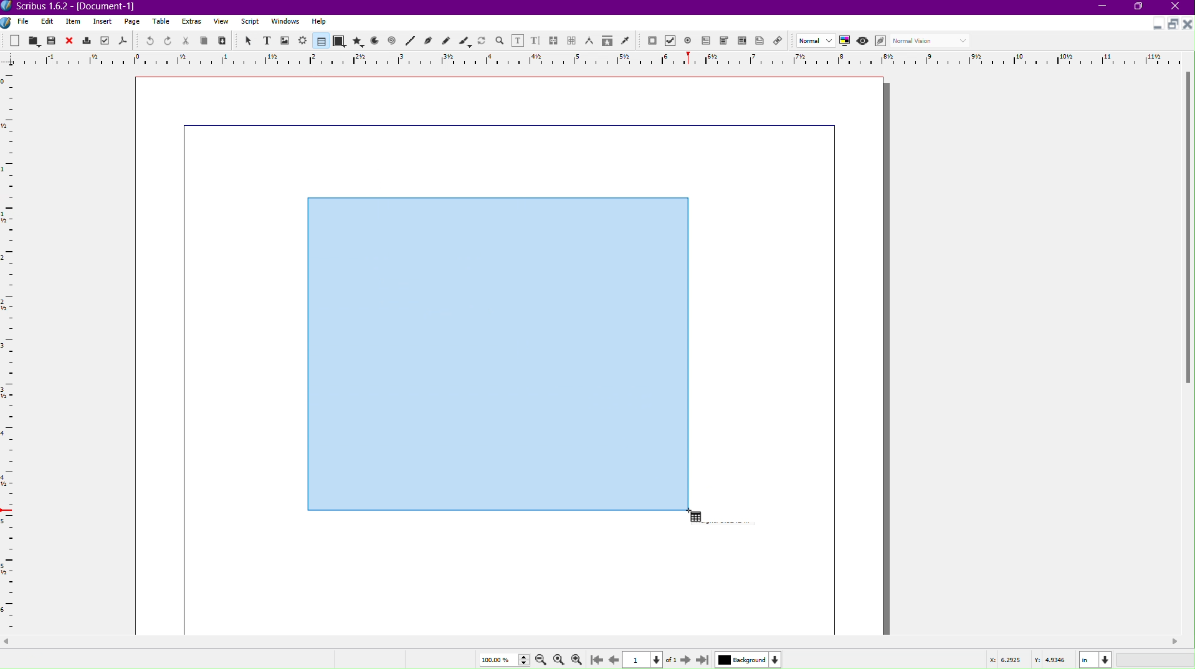  What do you see at coordinates (319, 21) in the screenshot?
I see `Help` at bounding box center [319, 21].